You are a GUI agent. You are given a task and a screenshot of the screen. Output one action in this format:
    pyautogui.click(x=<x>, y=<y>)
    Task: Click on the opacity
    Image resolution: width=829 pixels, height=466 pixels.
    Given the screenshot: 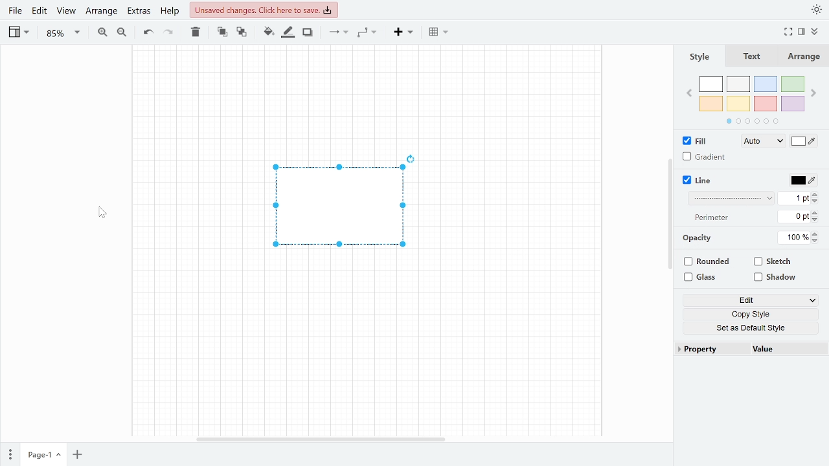 What is the action you would take?
    pyautogui.click(x=698, y=239)
    